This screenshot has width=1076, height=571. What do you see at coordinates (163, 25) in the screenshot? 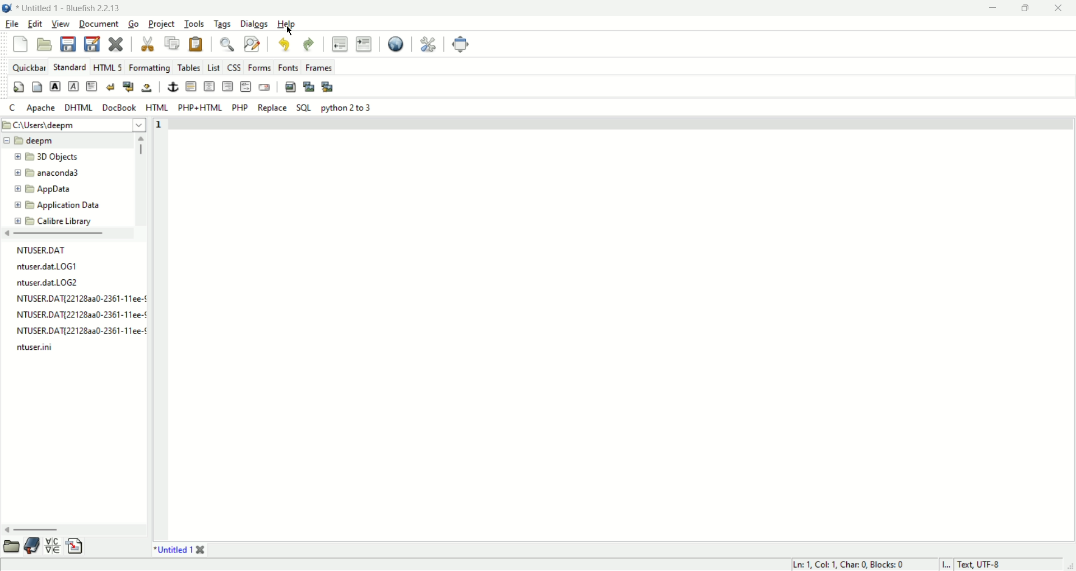
I see `project` at bounding box center [163, 25].